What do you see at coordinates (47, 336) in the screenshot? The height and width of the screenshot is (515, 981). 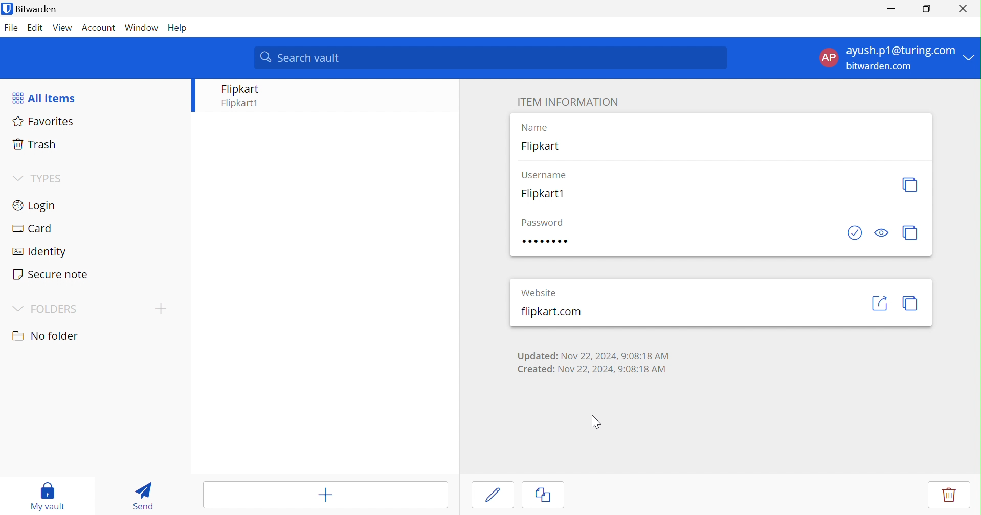 I see `No folder` at bounding box center [47, 336].